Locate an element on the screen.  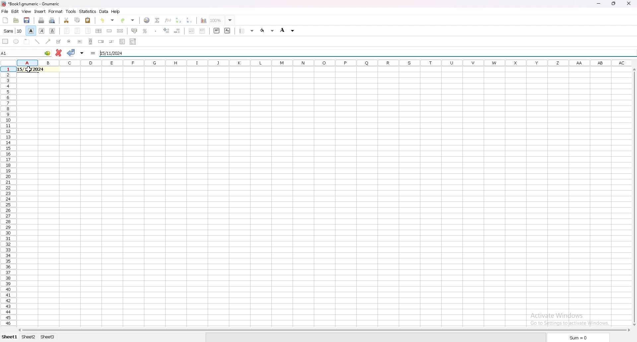
cell input is located at coordinates (112, 52).